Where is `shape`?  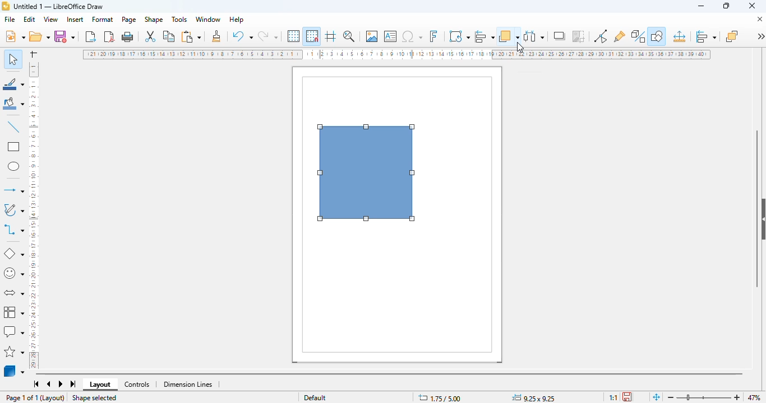
shape is located at coordinates (154, 20).